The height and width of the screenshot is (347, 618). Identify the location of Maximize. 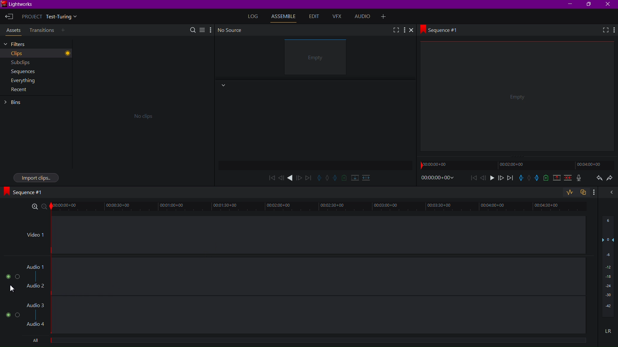
(590, 5).